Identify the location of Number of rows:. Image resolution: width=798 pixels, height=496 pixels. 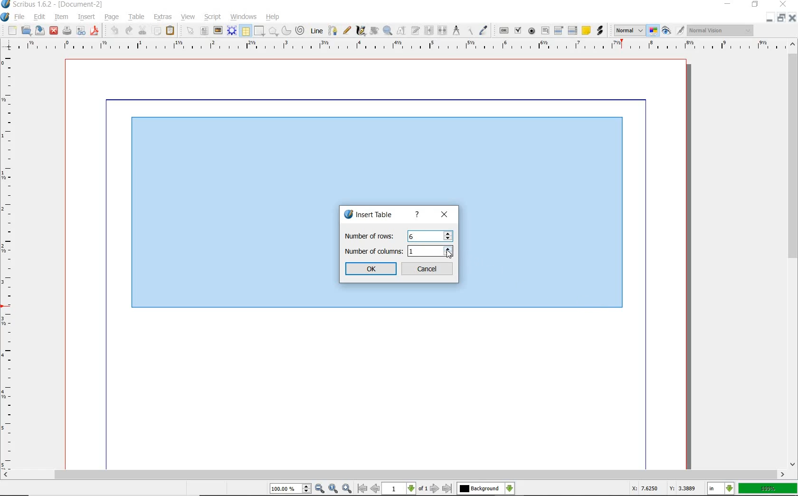
(373, 235).